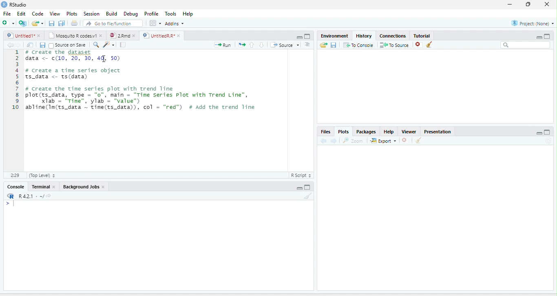  What do you see at coordinates (158, 35) in the screenshot?
I see `UntitledR.R*` at bounding box center [158, 35].